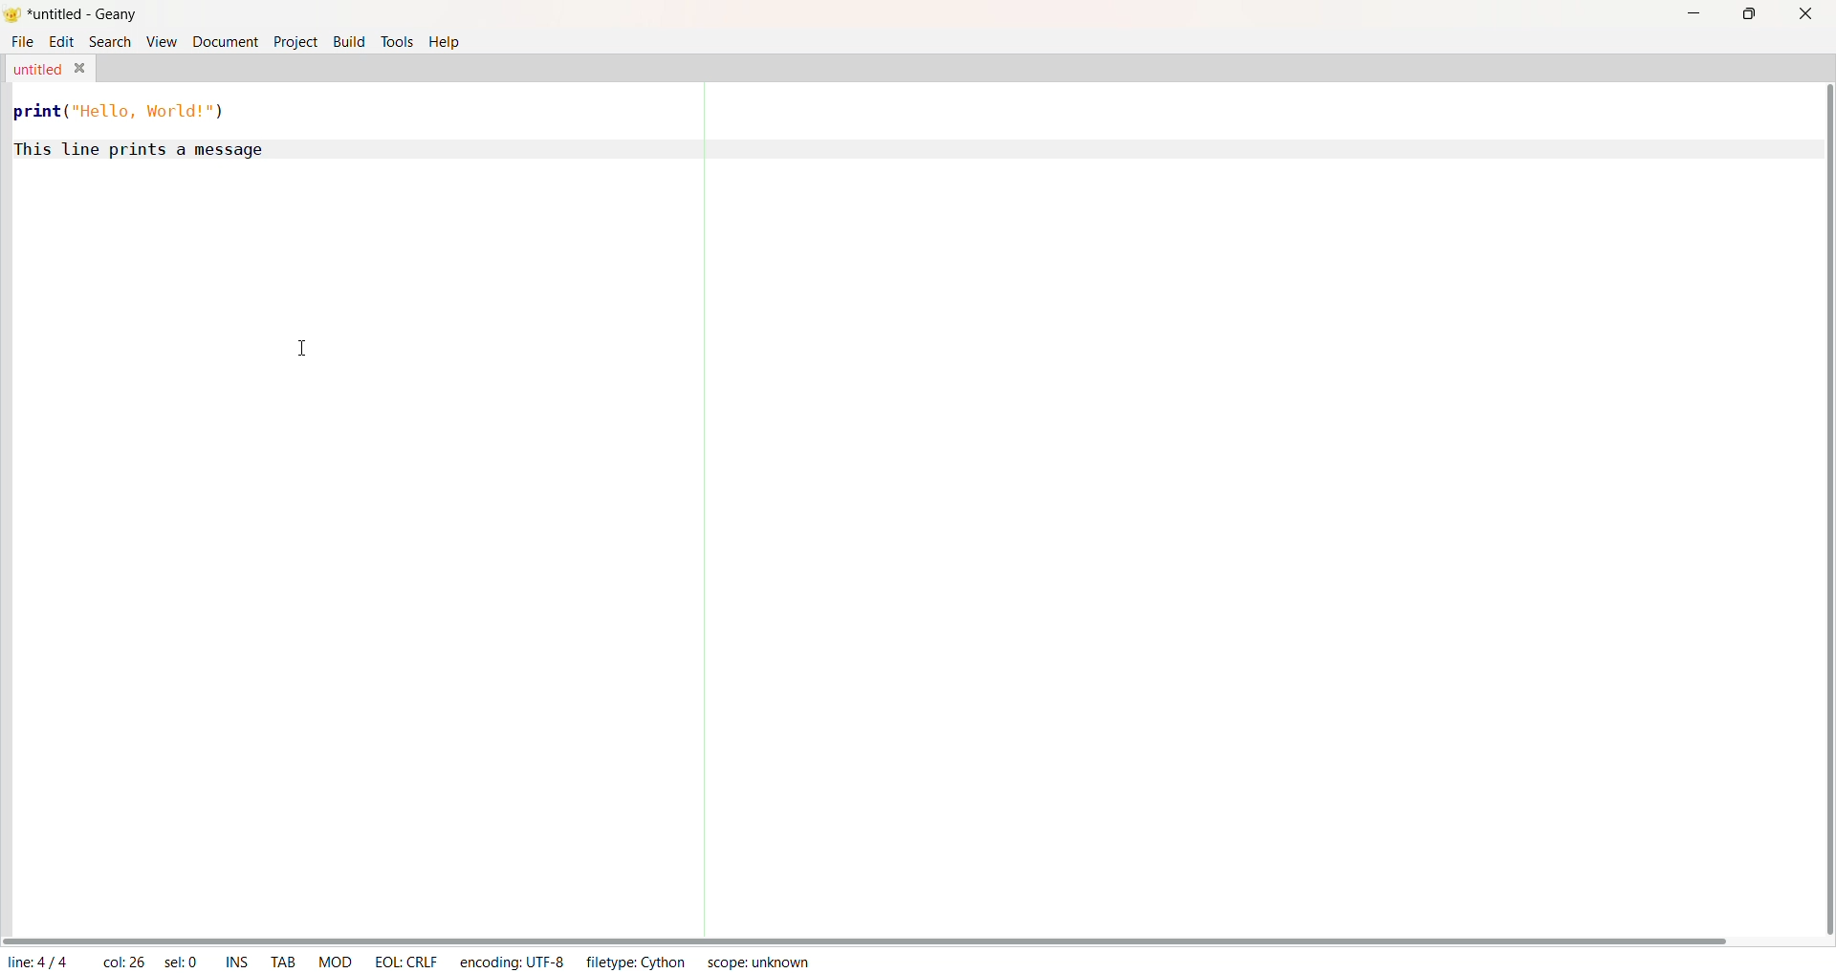  I want to click on Edit, so click(59, 42).